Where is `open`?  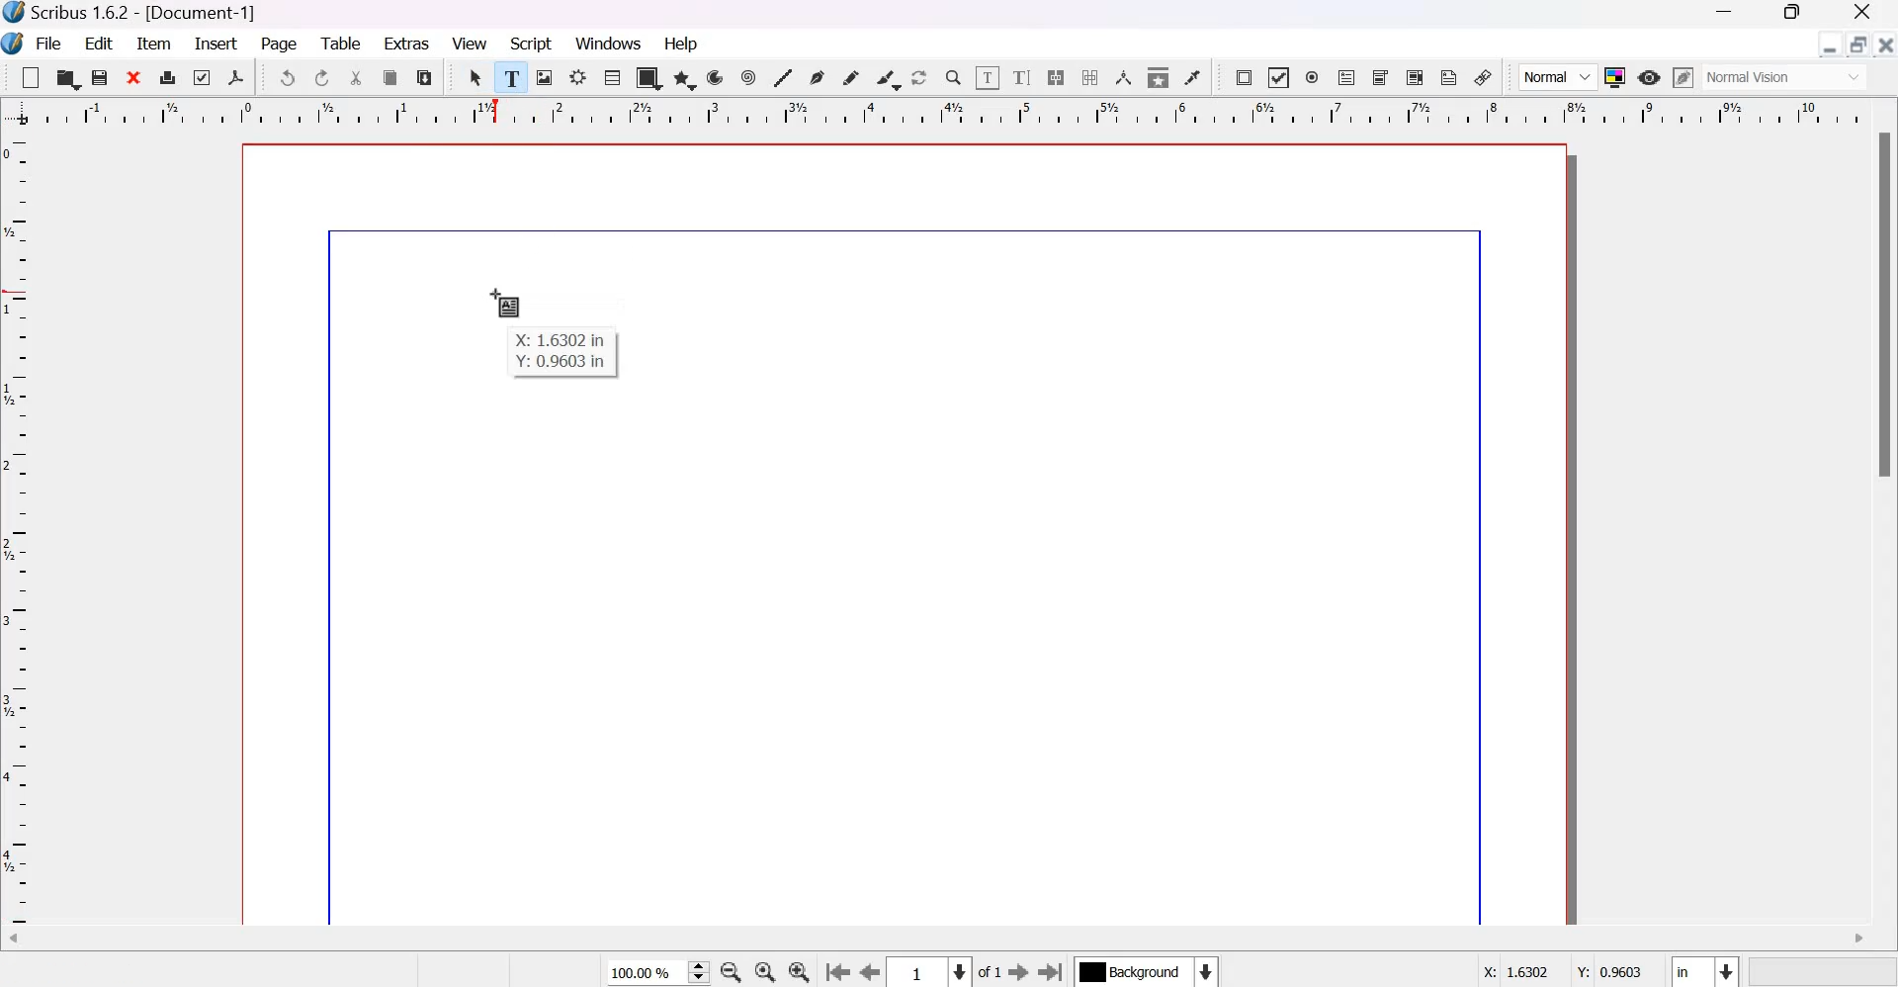
open is located at coordinates (66, 77).